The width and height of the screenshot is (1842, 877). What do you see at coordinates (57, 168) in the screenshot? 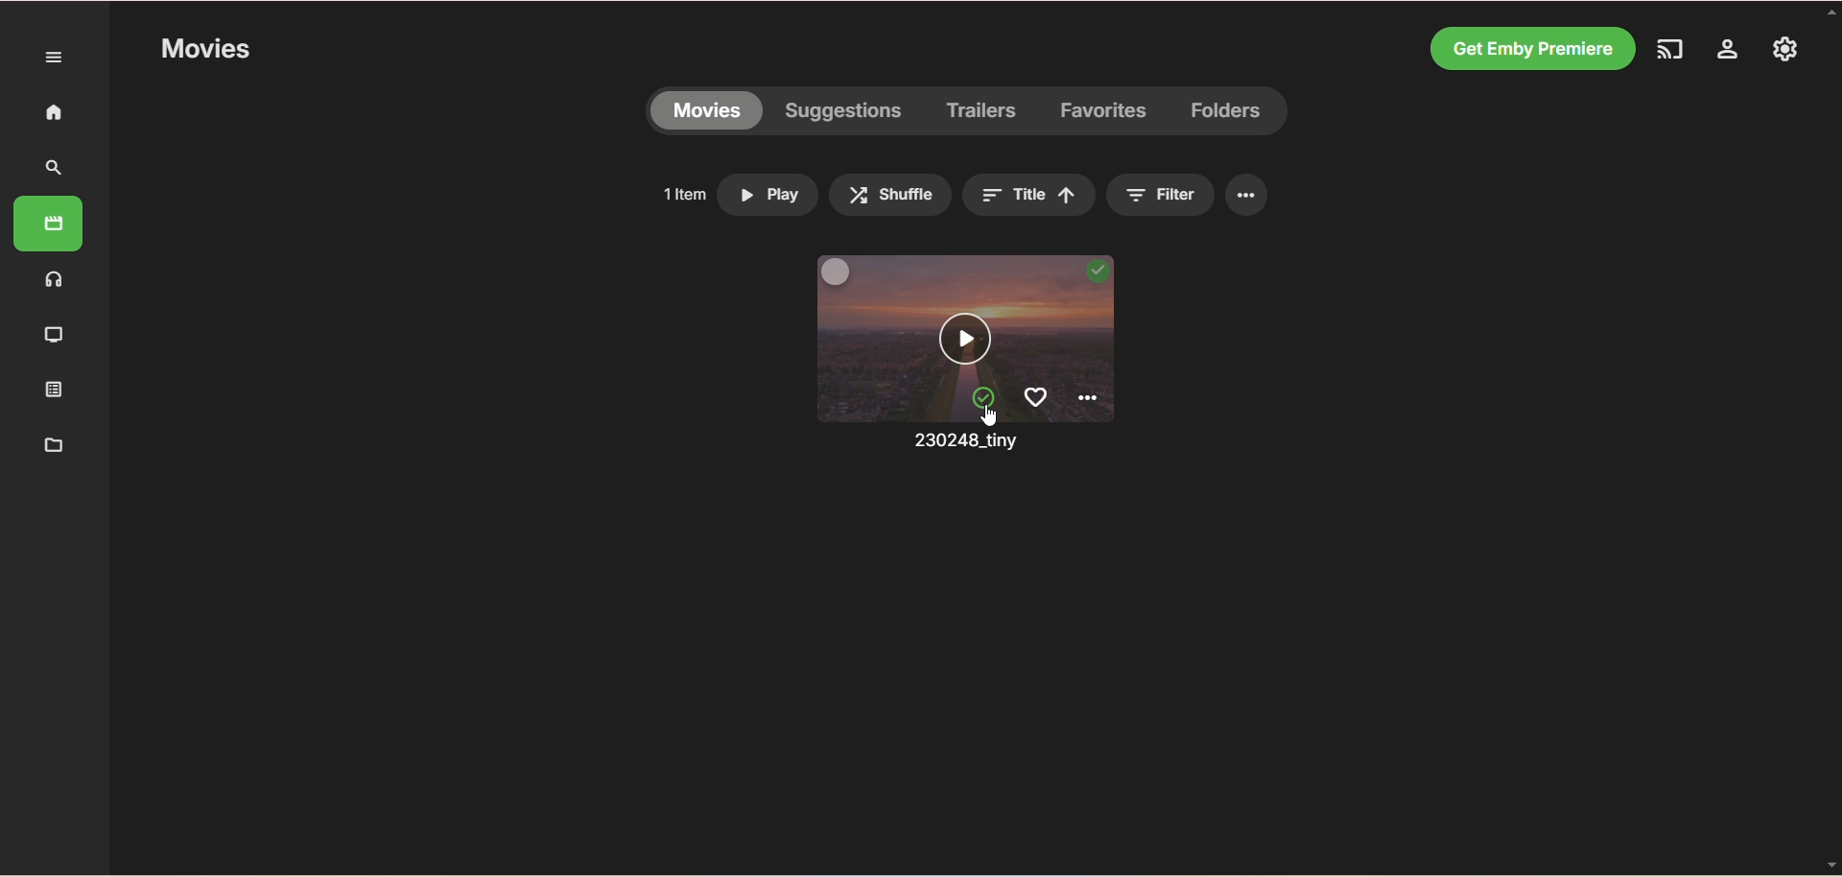
I see `search` at bounding box center [57, 168].